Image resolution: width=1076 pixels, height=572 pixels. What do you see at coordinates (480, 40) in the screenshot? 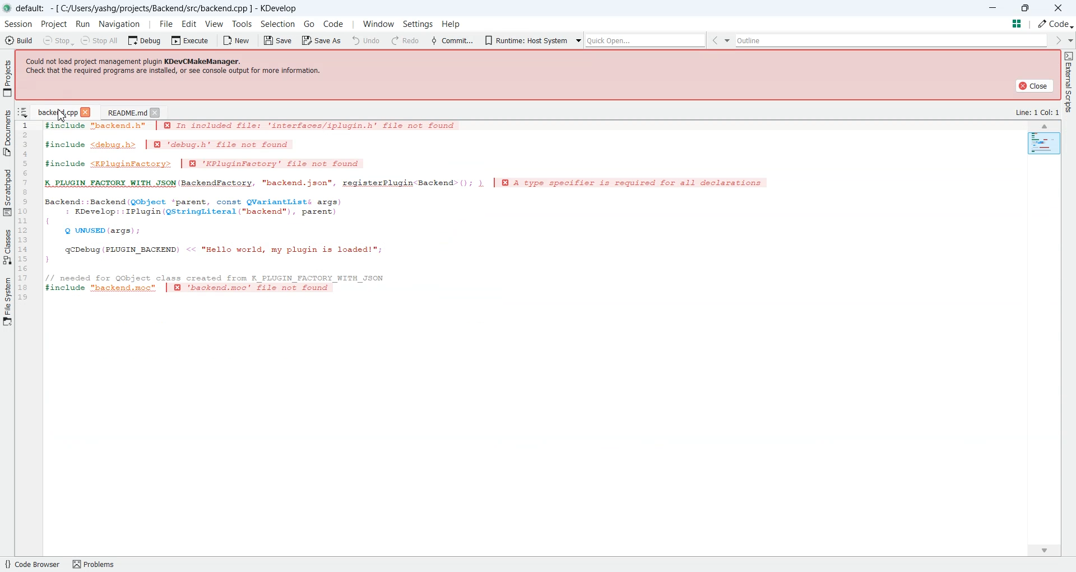
I see `Quick open ` at bounding box center [480, 40].